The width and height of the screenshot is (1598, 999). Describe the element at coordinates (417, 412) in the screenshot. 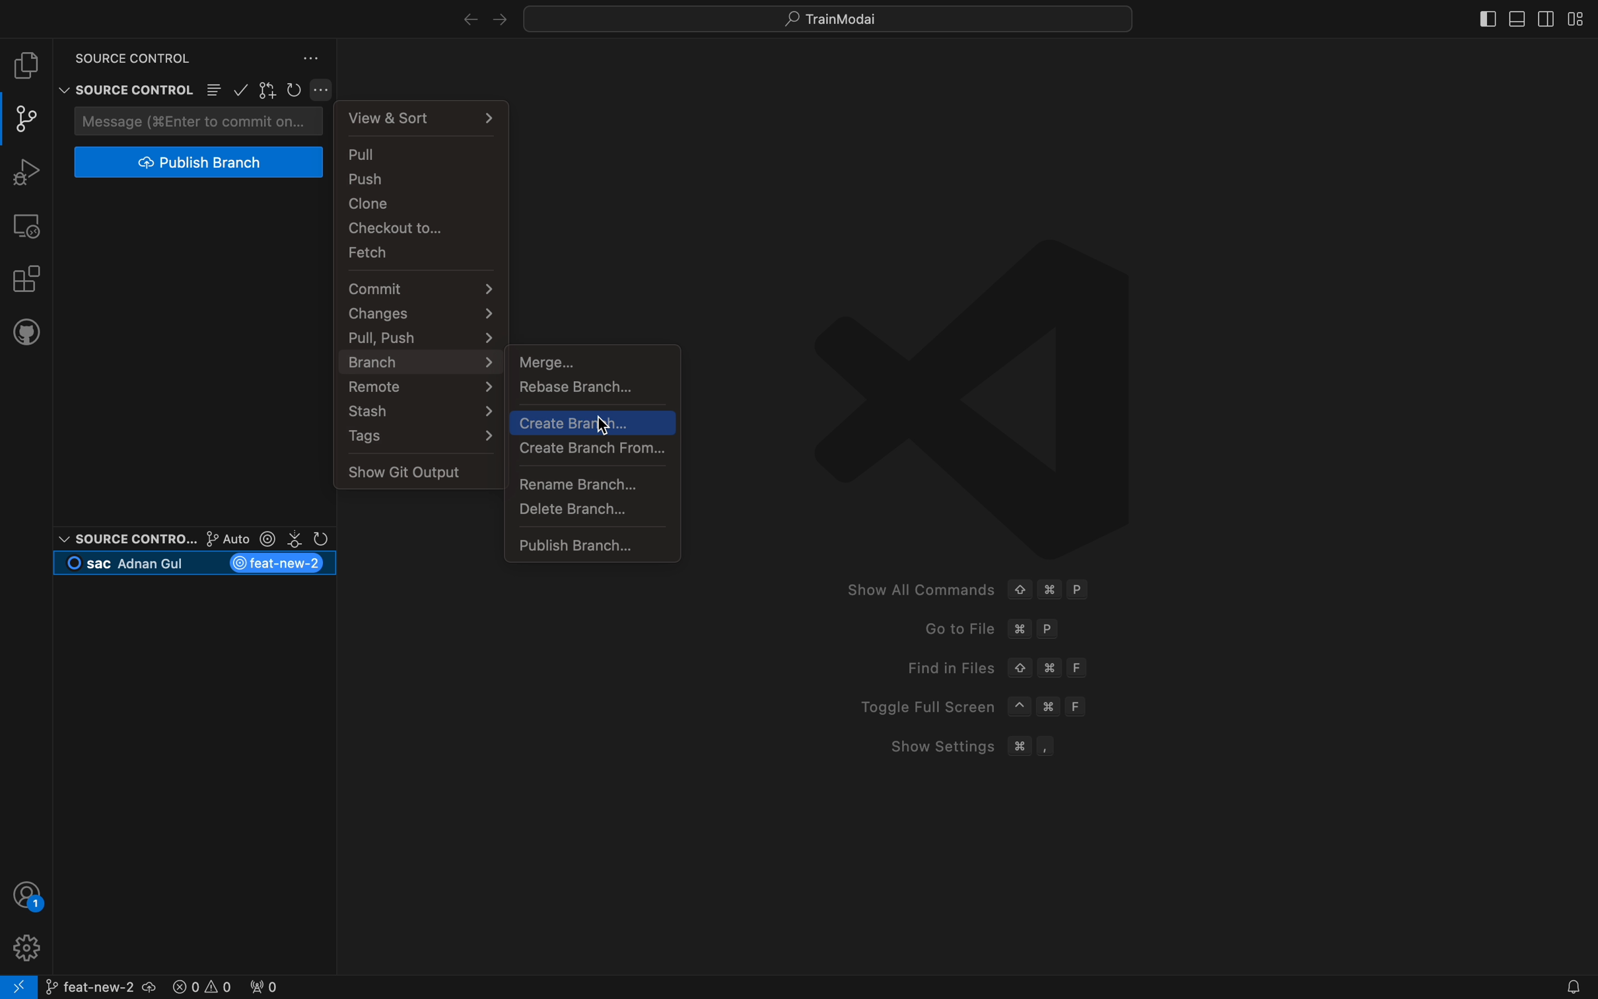

I see `stash` at that location.